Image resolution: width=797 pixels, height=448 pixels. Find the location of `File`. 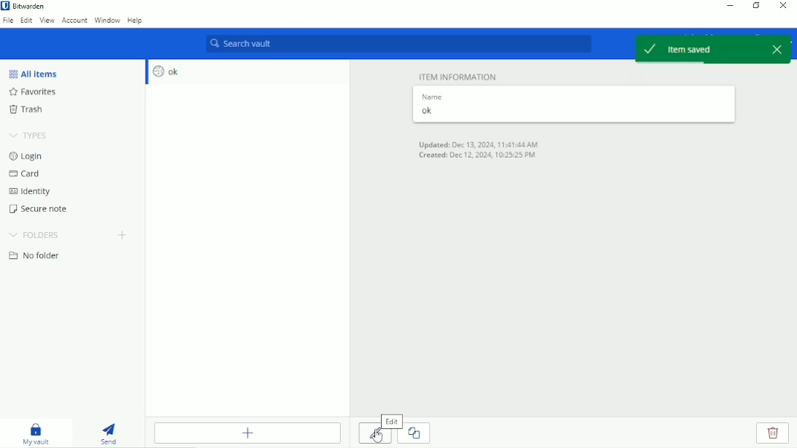

File is located at coordinates (8, 21).